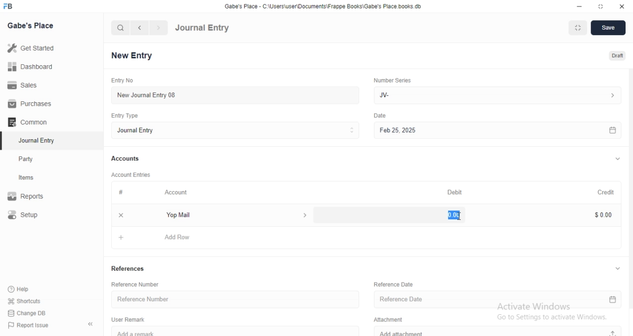  Describe the element at coordinates (233, 299) in the screenshot. I see `Reference Number` at that location.